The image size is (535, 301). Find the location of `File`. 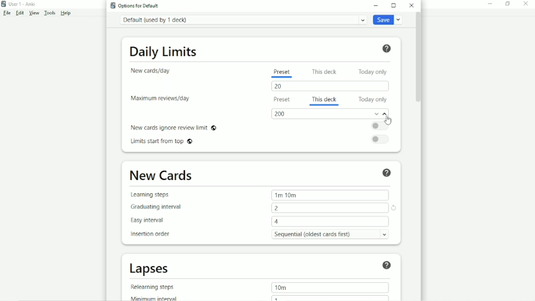

File is located at coordinates (6, 13).